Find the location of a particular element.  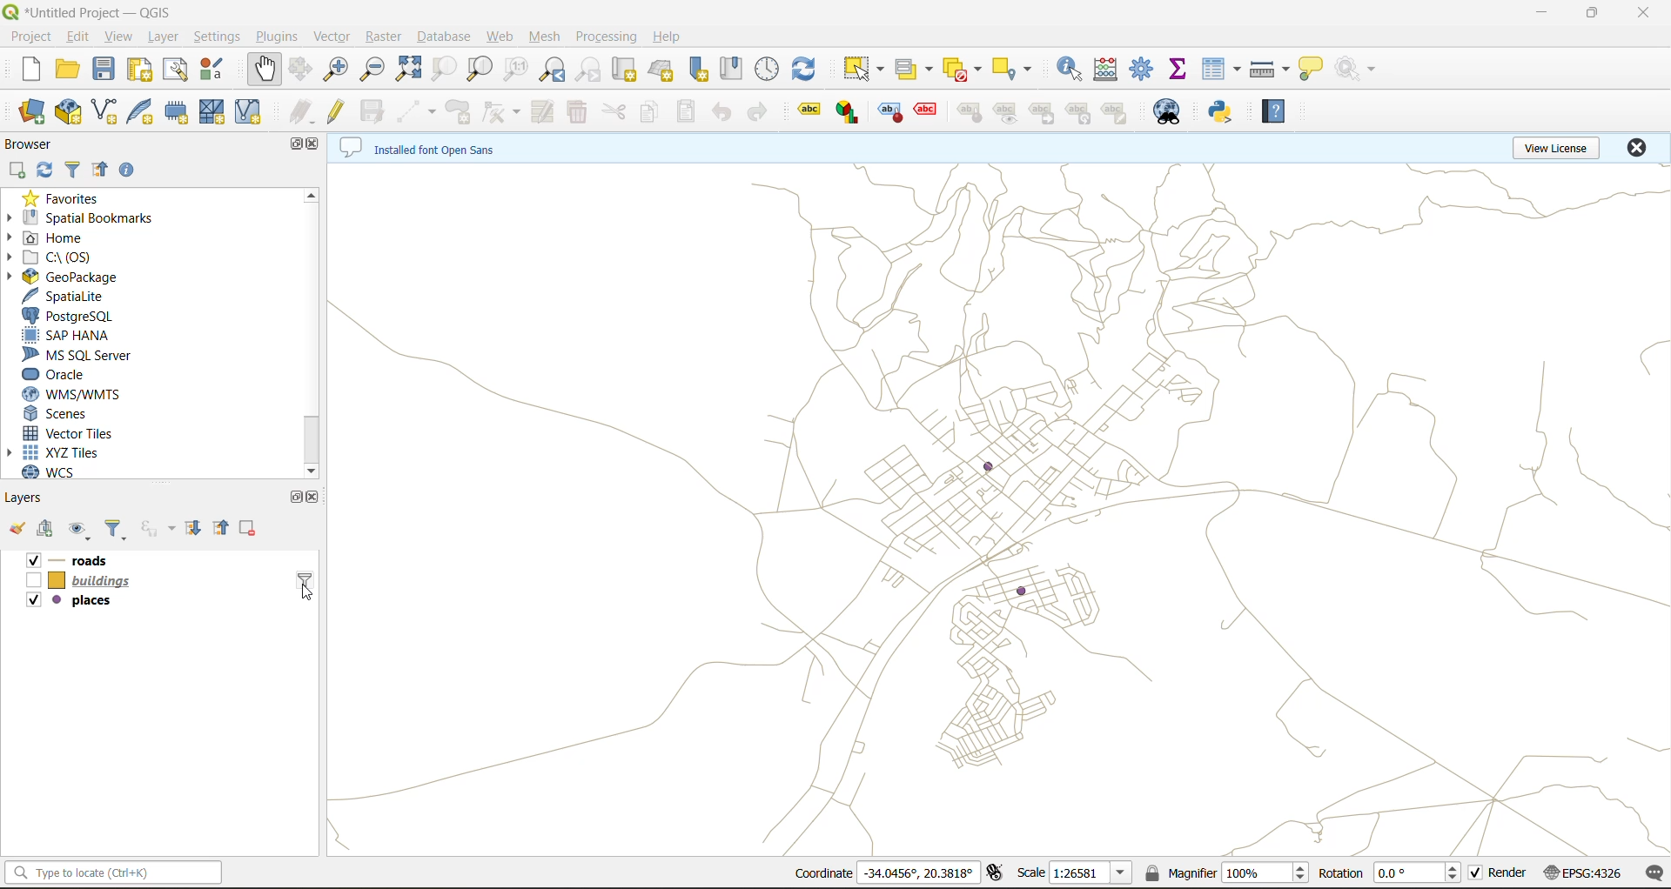

add polygon is located at coordinates (460, 112).